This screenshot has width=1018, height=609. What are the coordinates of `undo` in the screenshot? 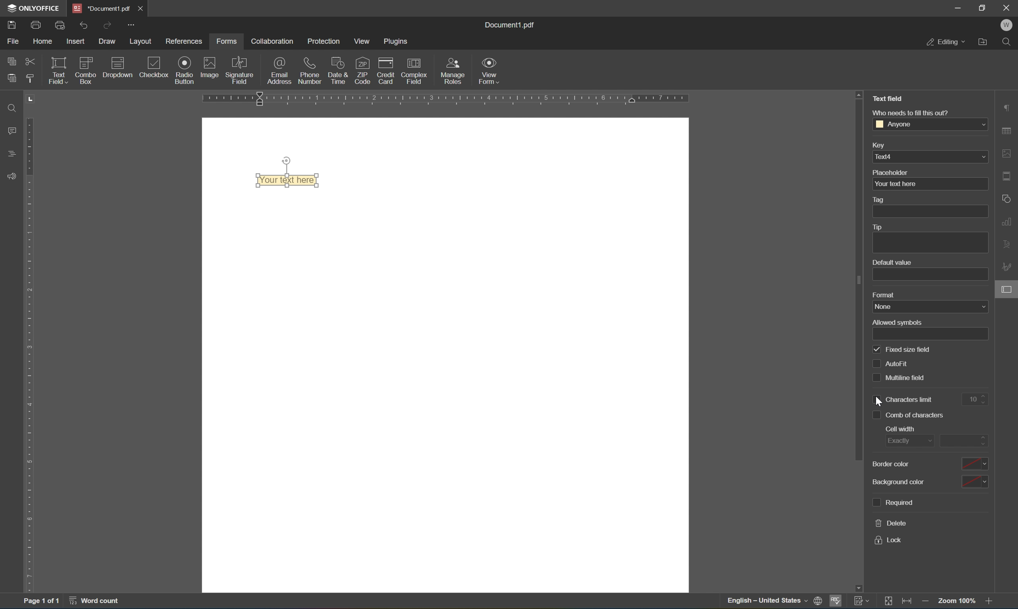 It's located at (81, 25).